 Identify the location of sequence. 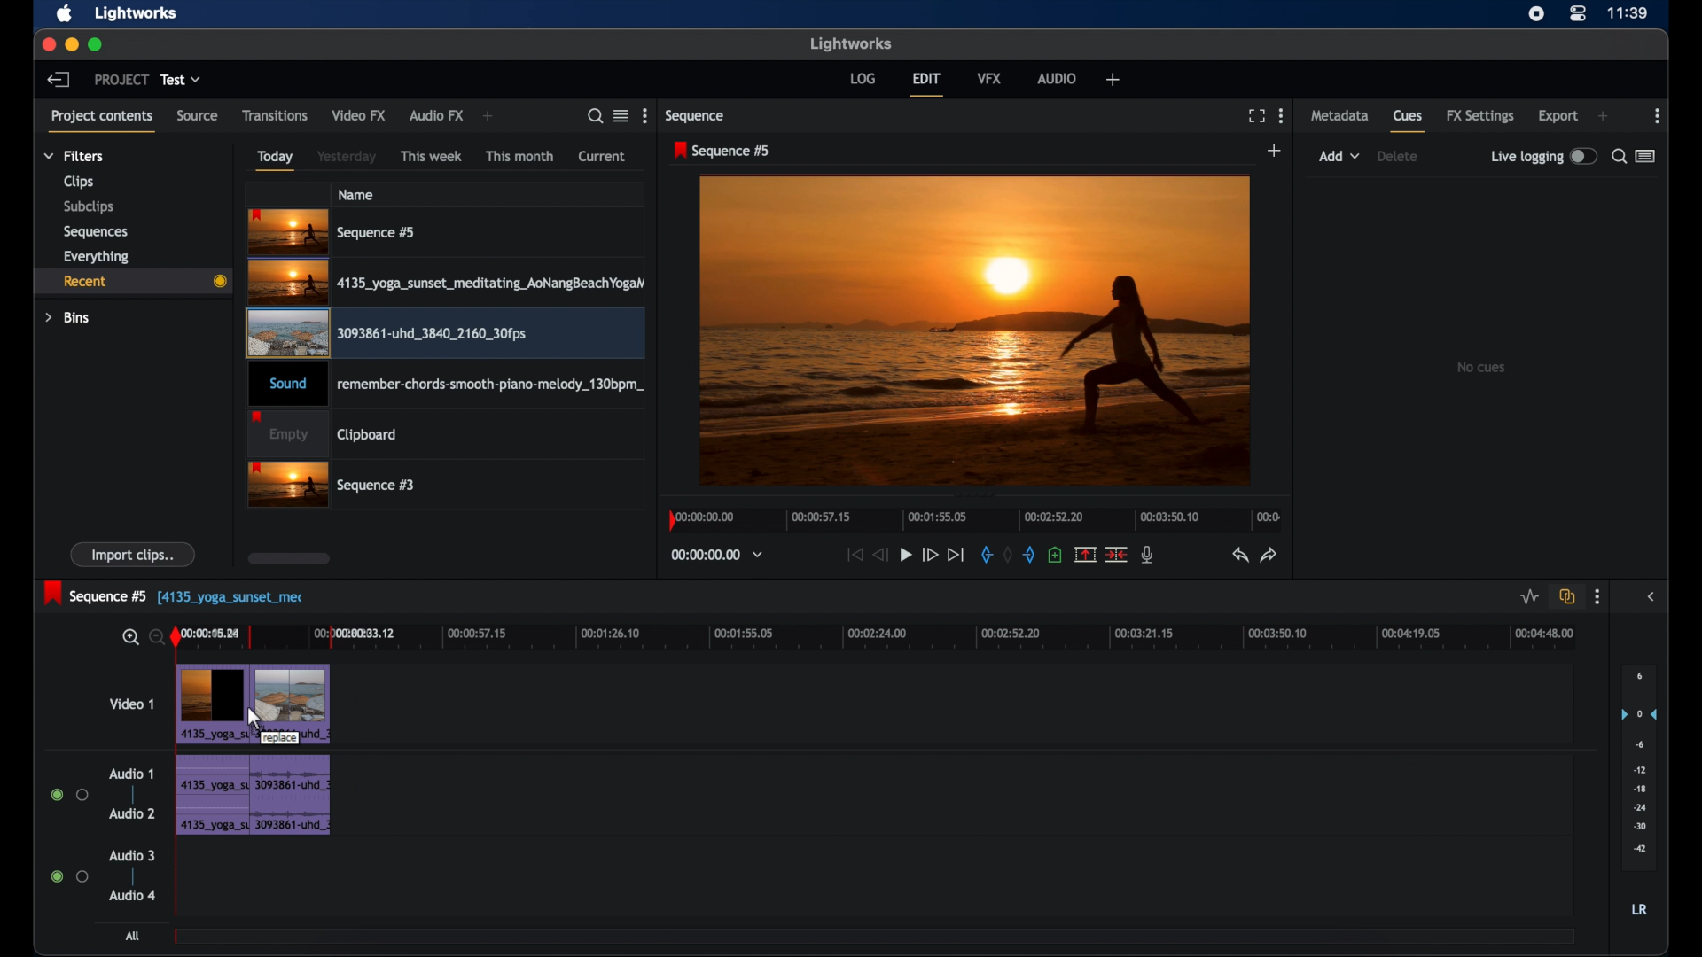
(696, 118).